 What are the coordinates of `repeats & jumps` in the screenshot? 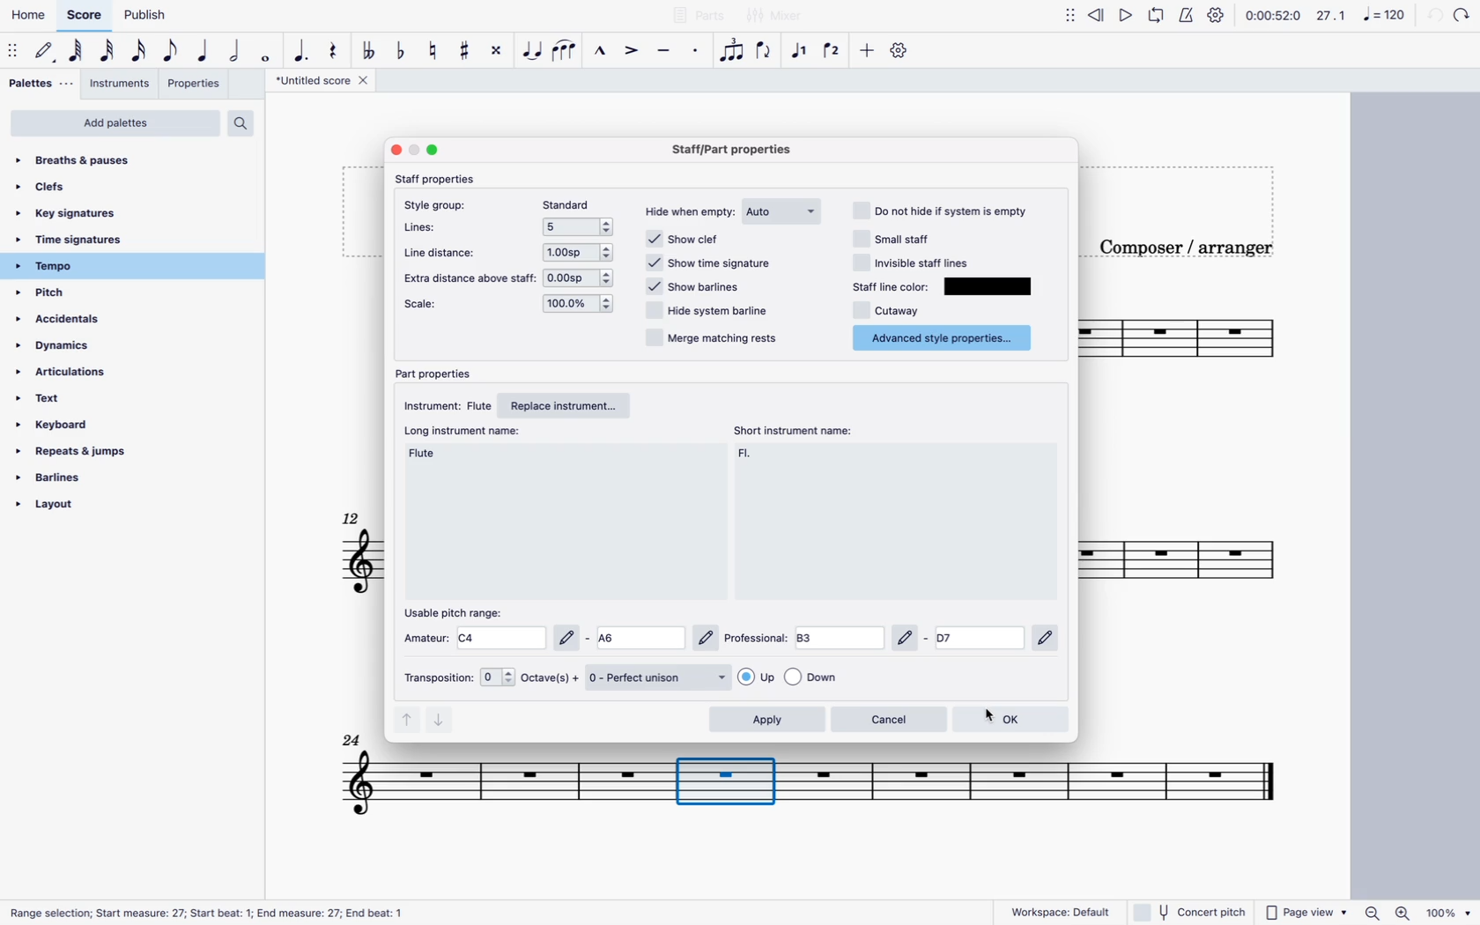 It's located at (100, 451).